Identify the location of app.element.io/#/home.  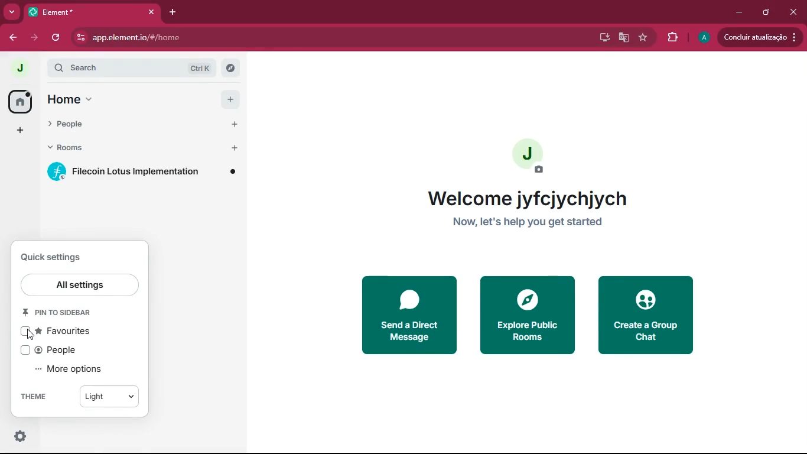
(129, 37).